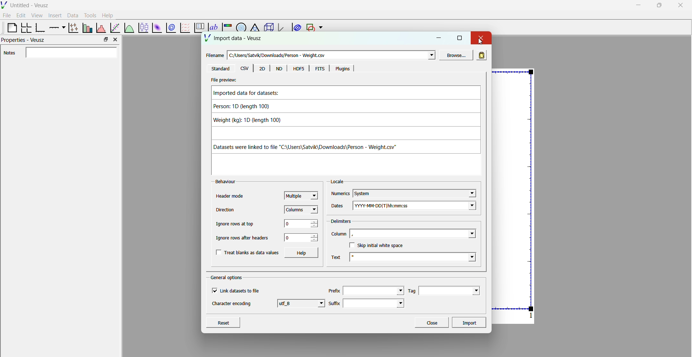 The image size is (692, 357). Describe the element at coordinates (61, 53) in the screenshot. I see `Notes` at that location.